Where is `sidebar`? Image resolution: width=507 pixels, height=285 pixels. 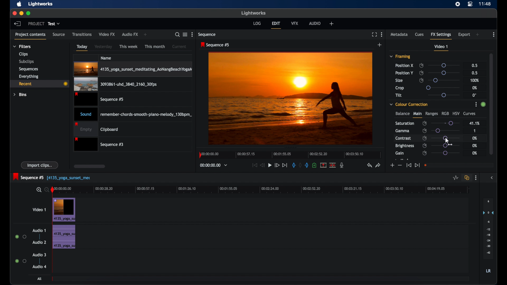
sidebar is located at coordinates (492, 178).